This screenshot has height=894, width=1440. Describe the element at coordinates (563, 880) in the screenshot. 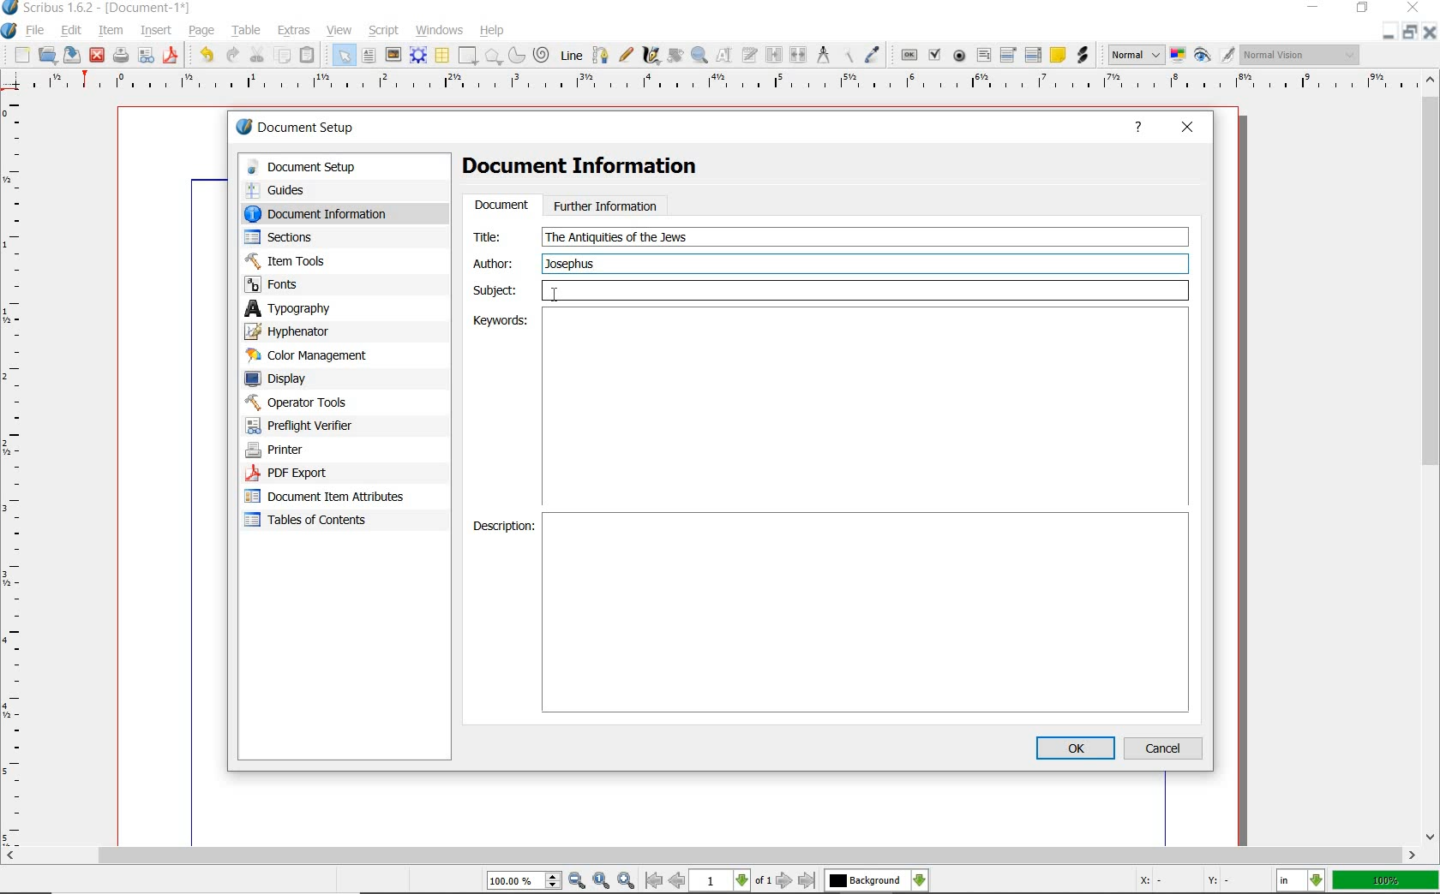

I see `zoom in/zoom to/zoom out` at that location.